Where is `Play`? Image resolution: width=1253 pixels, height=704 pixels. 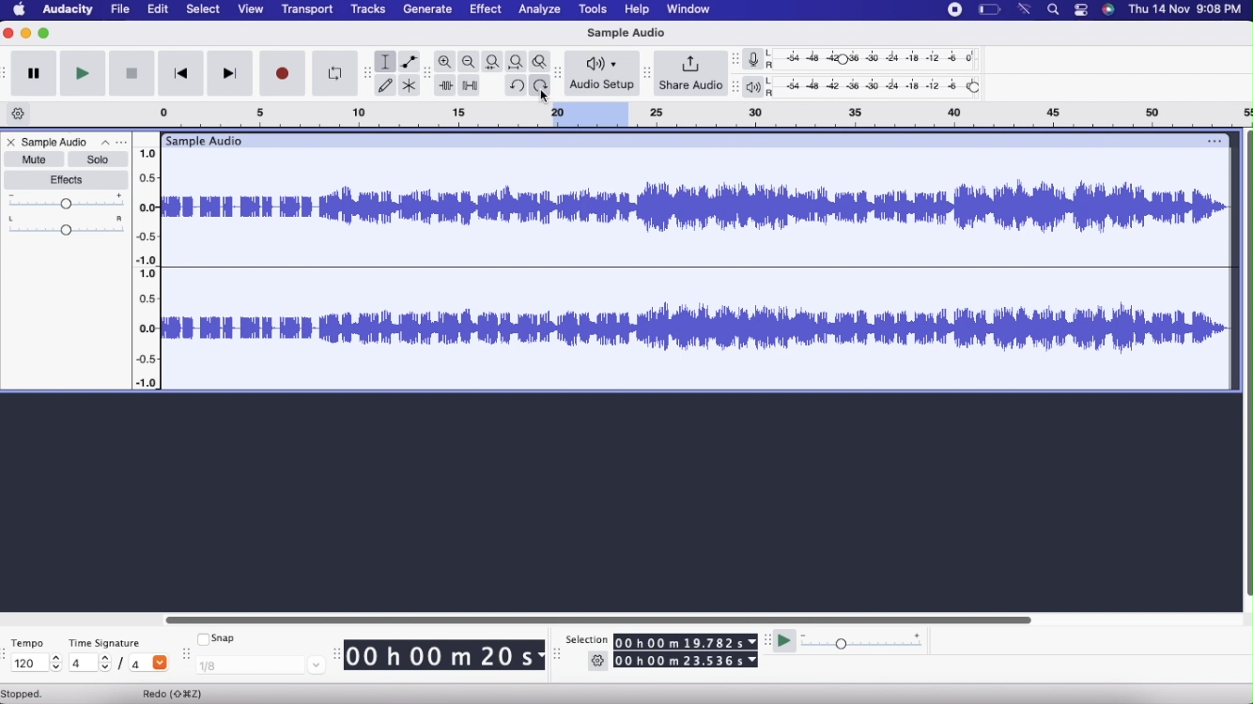 Play is located at coordinates (83, 73).